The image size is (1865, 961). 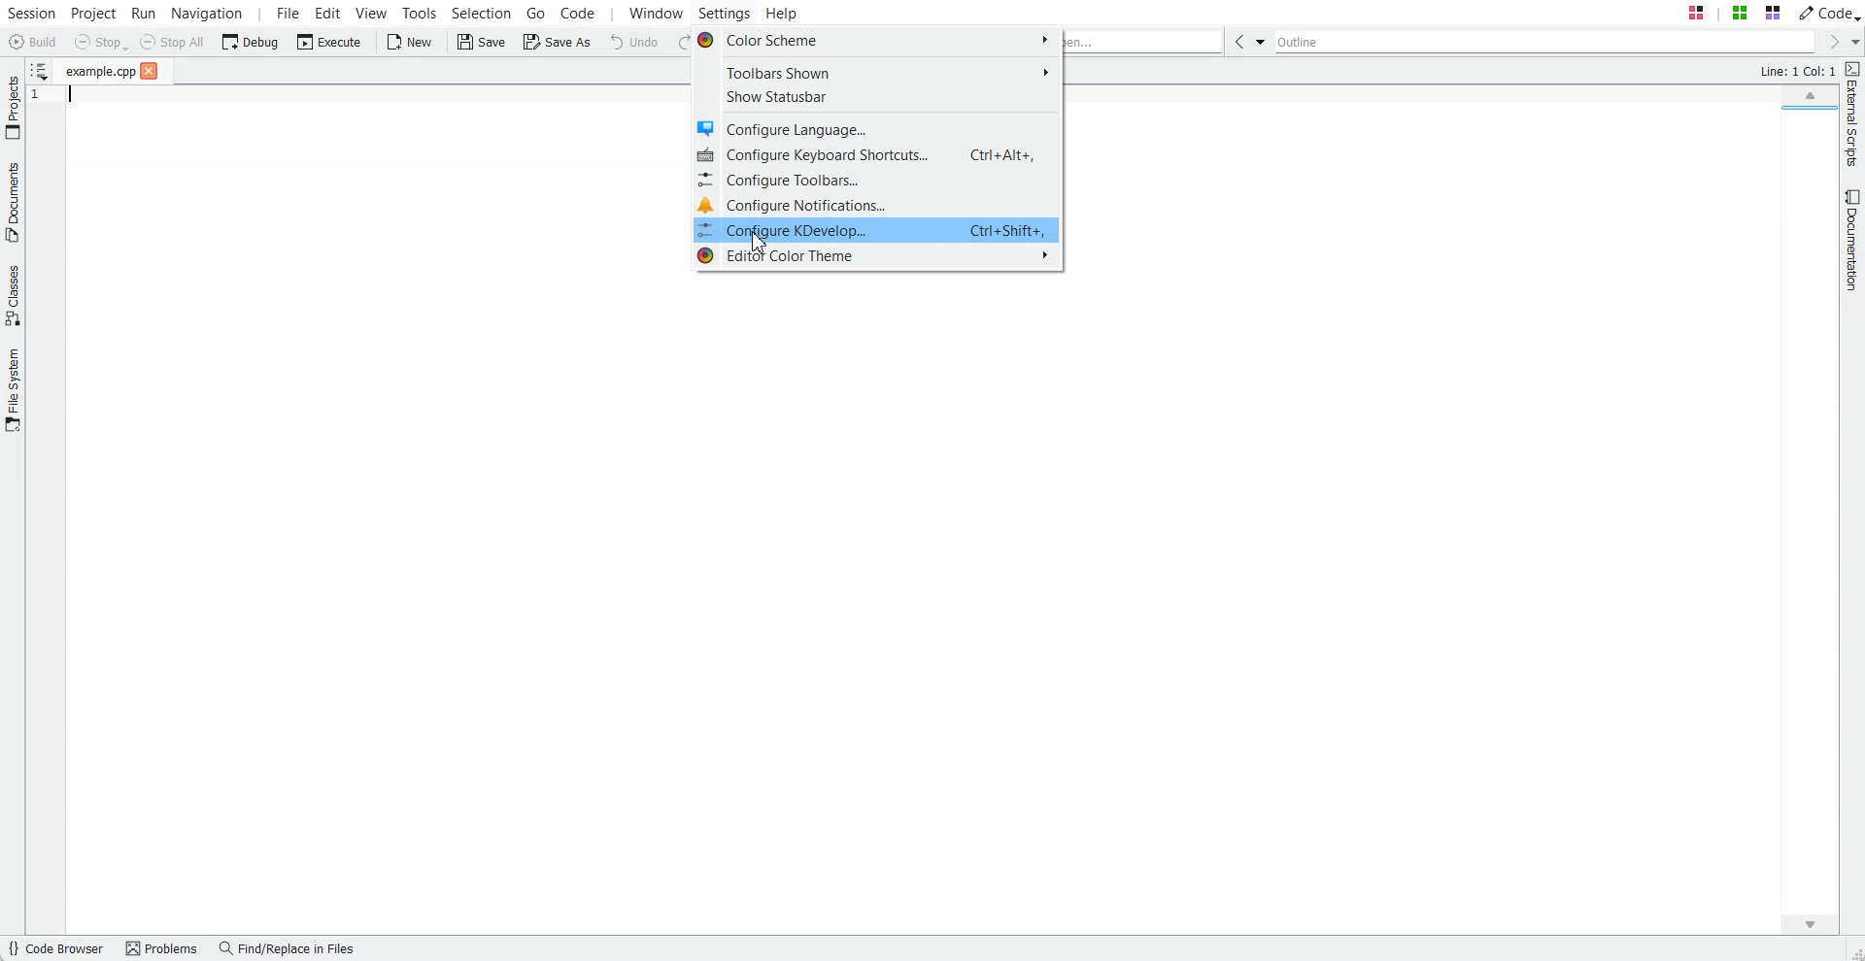 What do you see at coordinates (38, 70) in the screenshot?
I see `Show sorted List` at bounding box center [38, 70].